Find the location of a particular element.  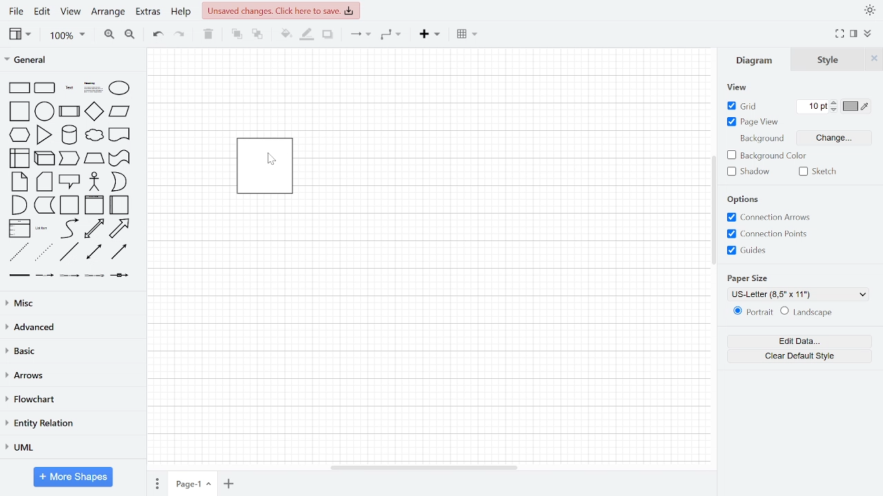

advanced is located at coordinates (71, 327).